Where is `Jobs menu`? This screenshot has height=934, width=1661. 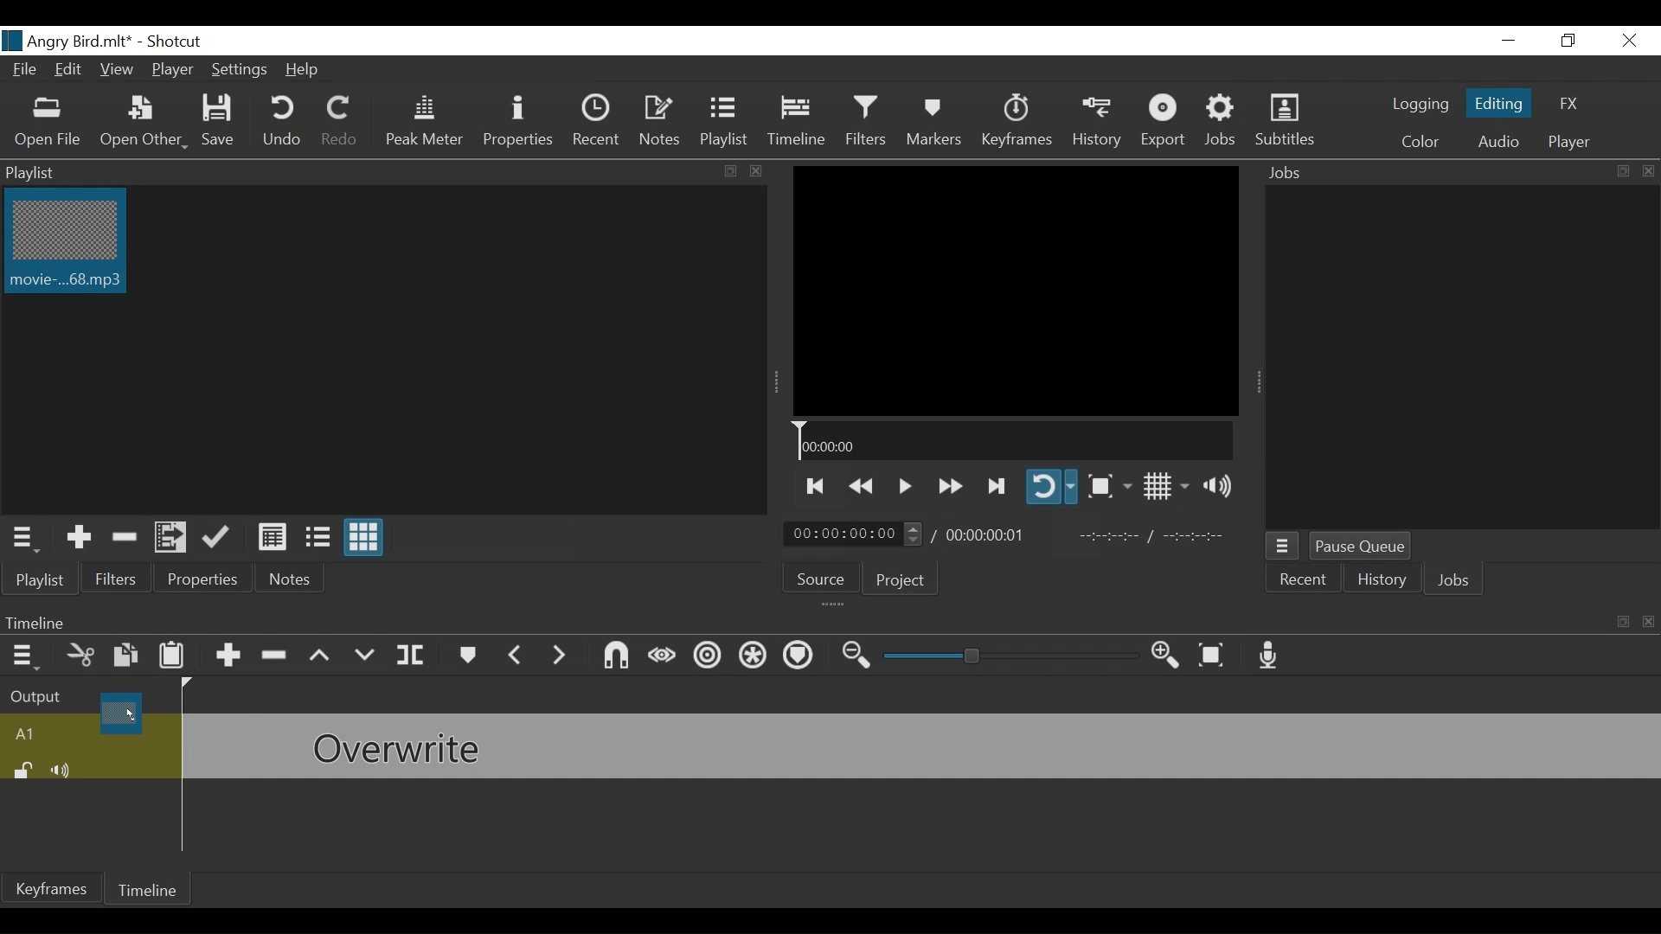 Jobs menu is located at coordinates (1283, 547).